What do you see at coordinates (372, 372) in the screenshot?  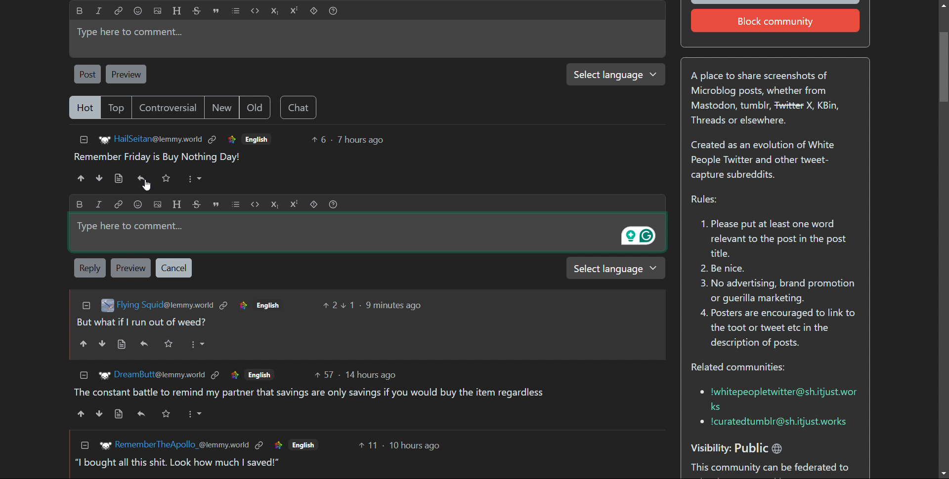 I see `time of posting` at bounding box center [372, 372].